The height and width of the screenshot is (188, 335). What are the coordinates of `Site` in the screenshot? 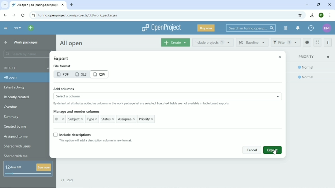 It's located at (78, 15).